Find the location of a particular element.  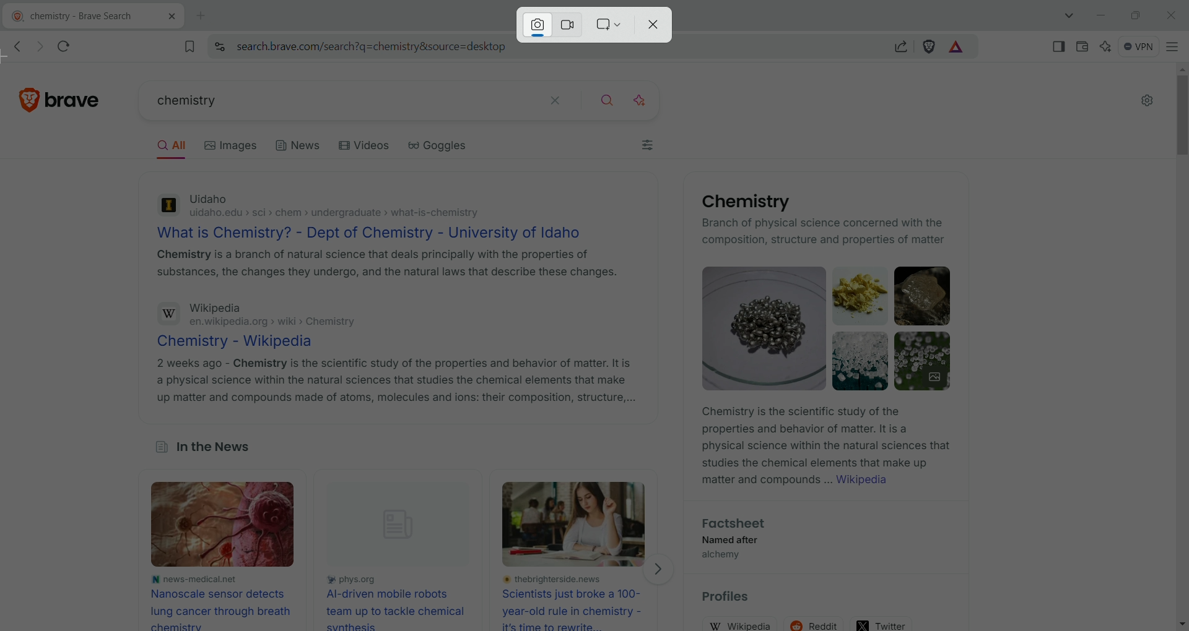

reddit is located at coordinates (817, 620).